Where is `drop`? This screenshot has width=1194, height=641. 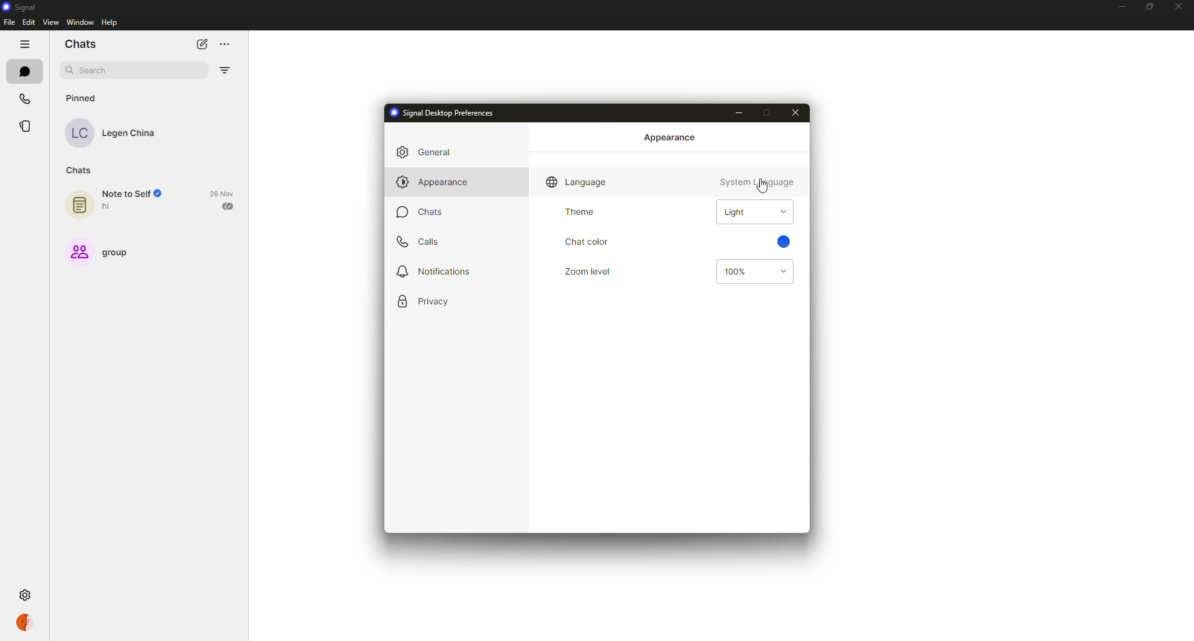
drop is located at coordinates (782, 212).